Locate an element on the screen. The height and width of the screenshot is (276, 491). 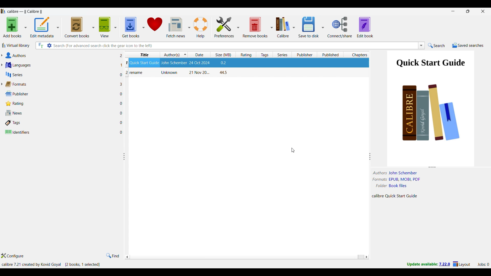
Cursor is located at coordinates (293, 150).